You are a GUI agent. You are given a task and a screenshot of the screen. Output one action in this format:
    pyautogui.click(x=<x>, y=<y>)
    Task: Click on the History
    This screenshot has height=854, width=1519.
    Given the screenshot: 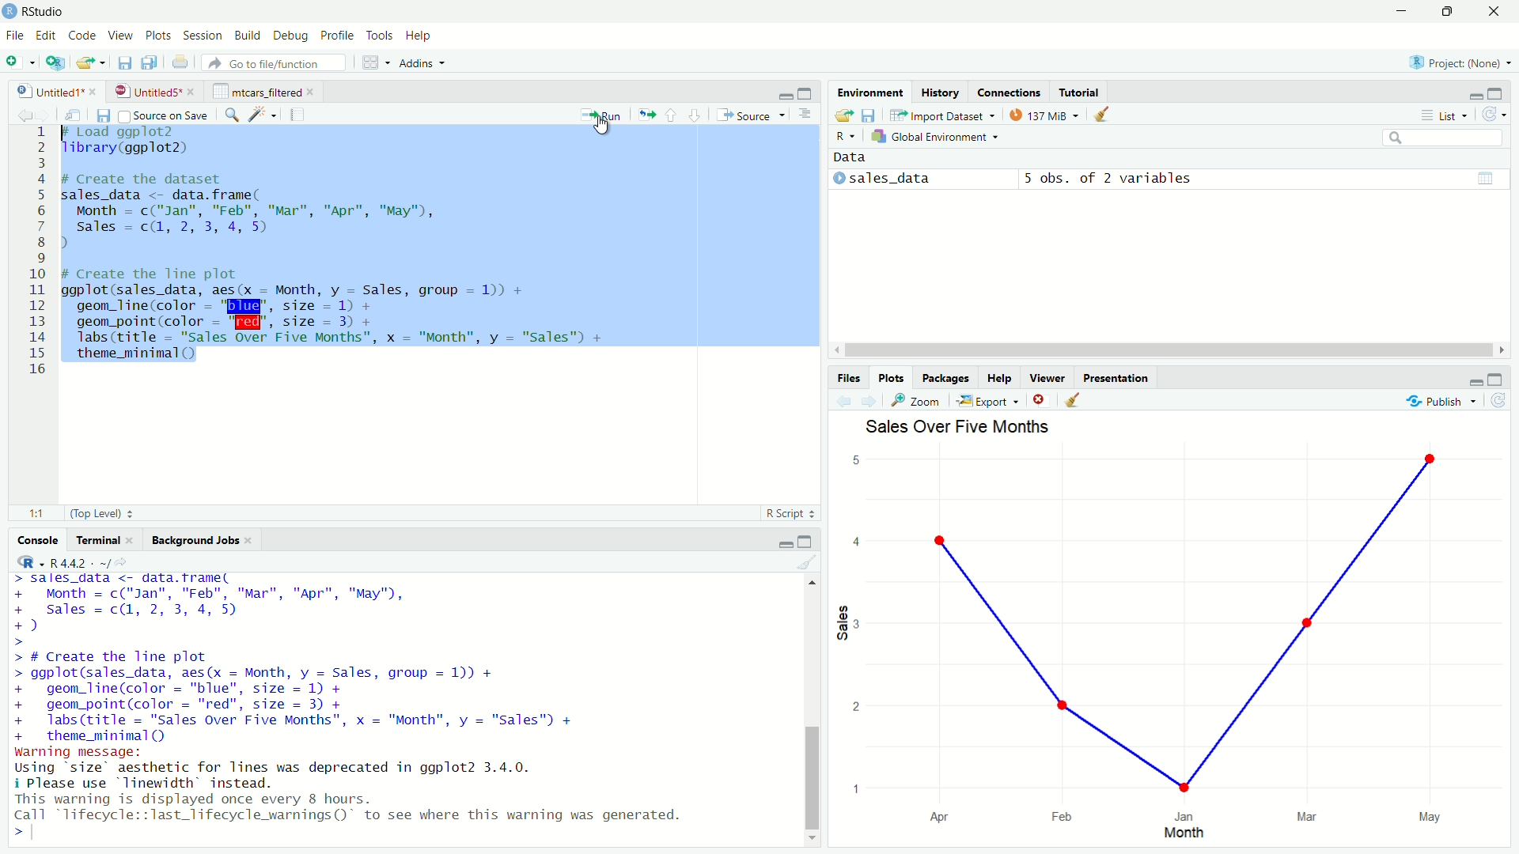 What is the action you would take?
    pyautogui.click(x=939, y=93)
    